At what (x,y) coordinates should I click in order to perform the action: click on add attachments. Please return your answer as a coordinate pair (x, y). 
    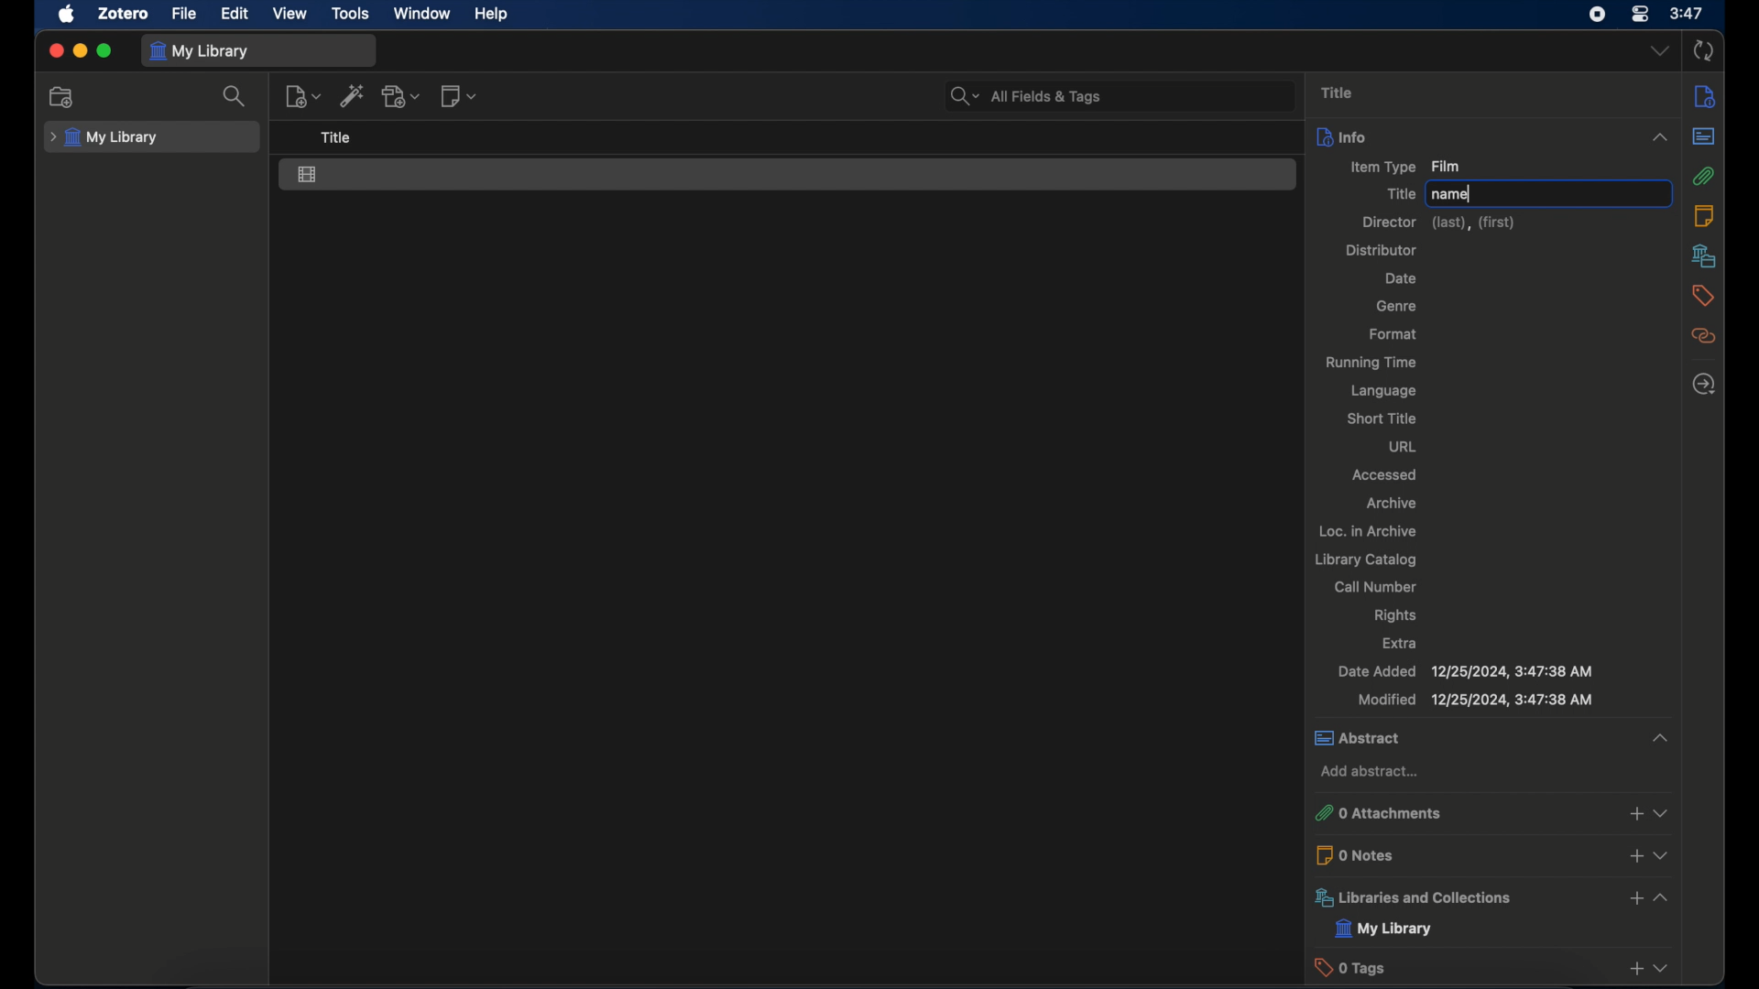
    Looking at the image, I should click on (1634, 814).